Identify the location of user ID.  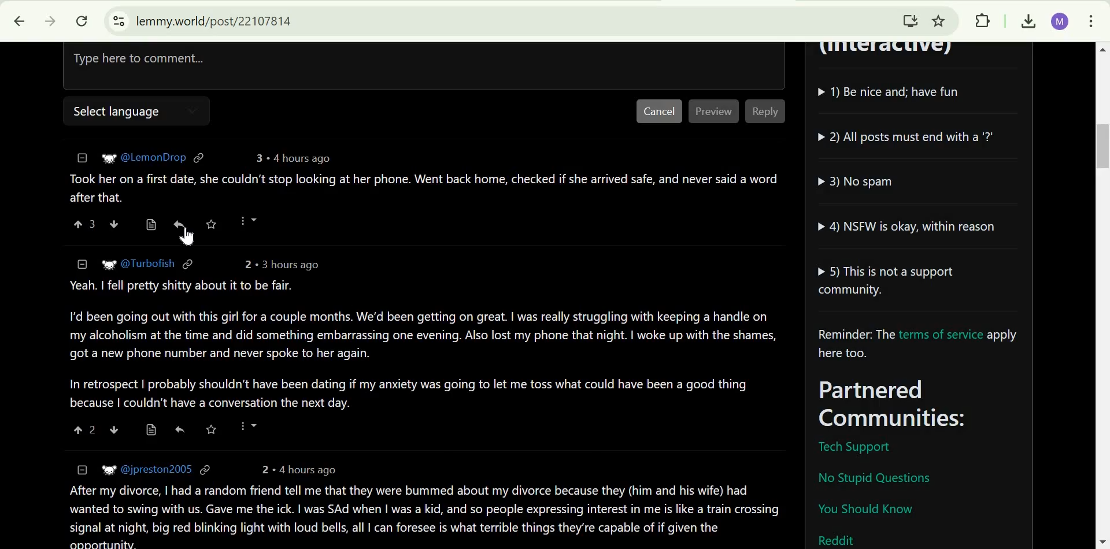
(153, 156).